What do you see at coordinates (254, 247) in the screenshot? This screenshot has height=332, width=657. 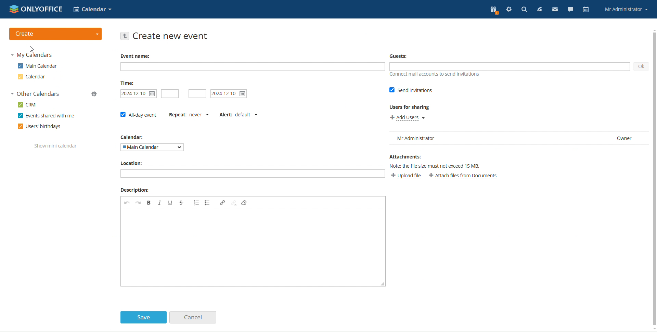 I see `` at bounding box center [254, 247].